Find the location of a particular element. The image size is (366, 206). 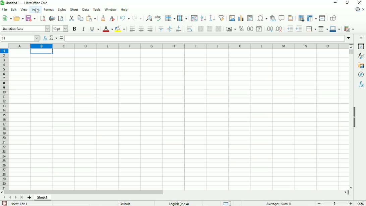

Column is located at coordinates (182, 17).